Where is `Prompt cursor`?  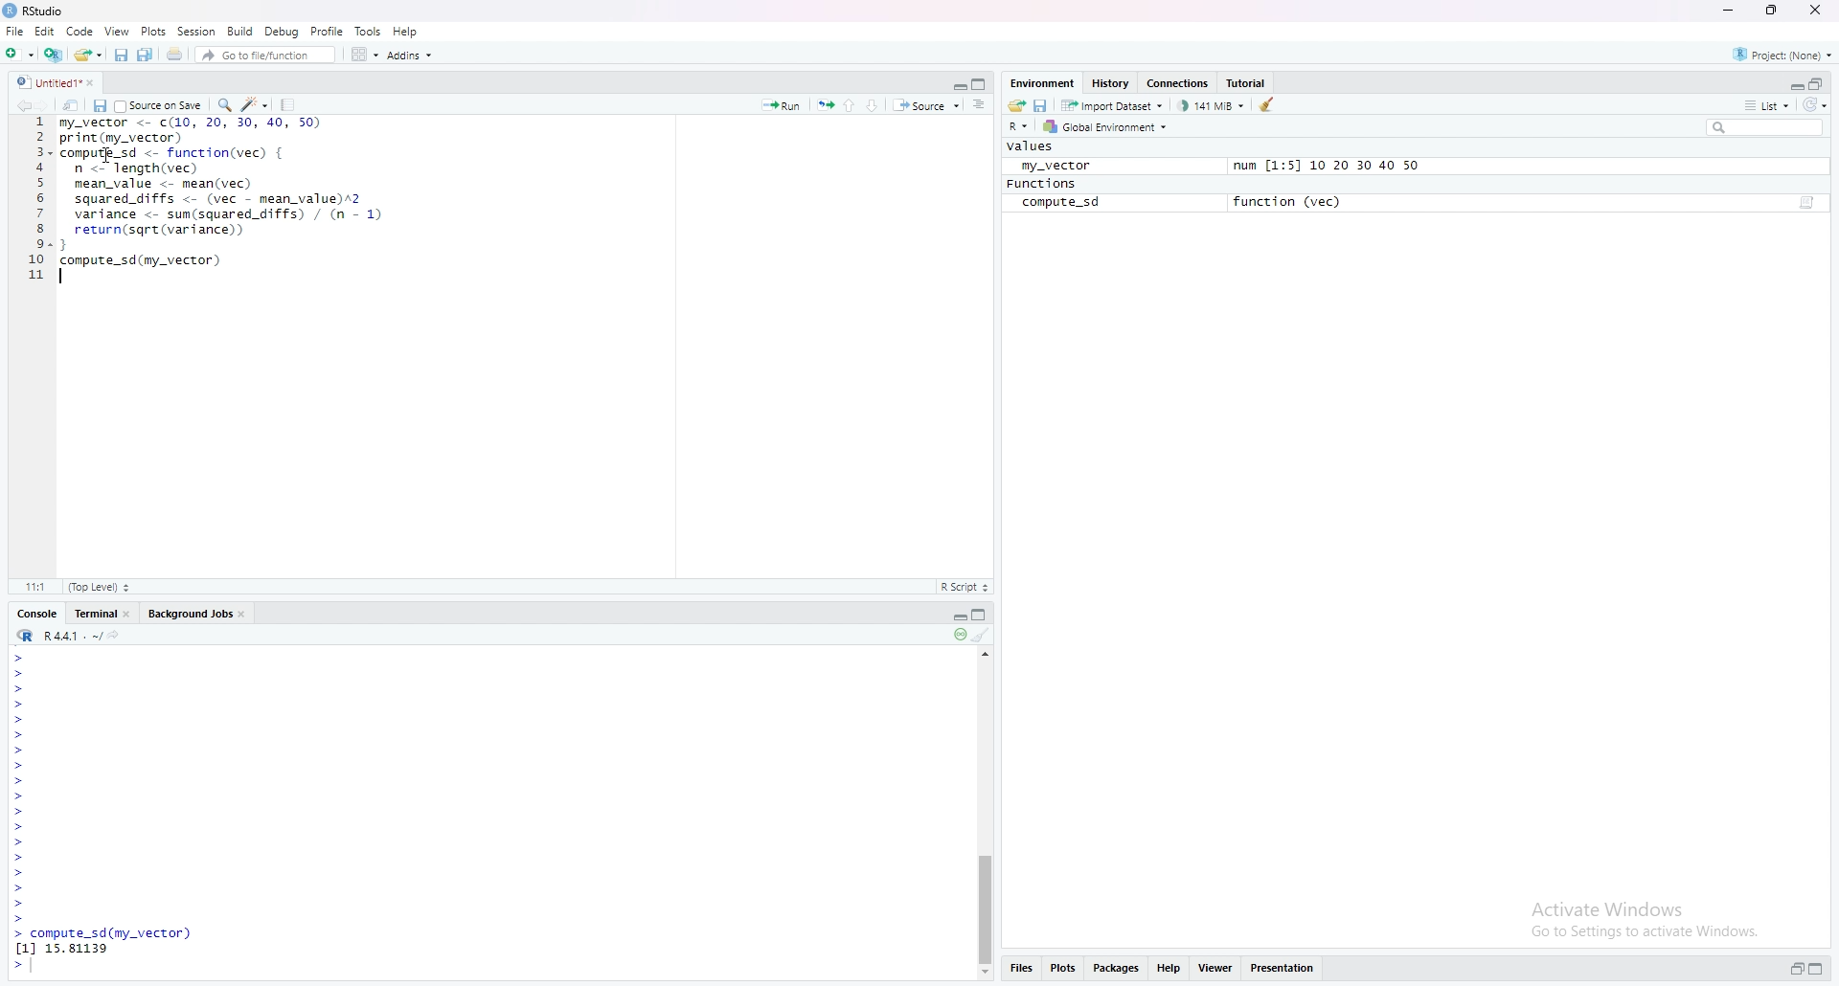 Prompt cursor is located at coordinates (16, 781).